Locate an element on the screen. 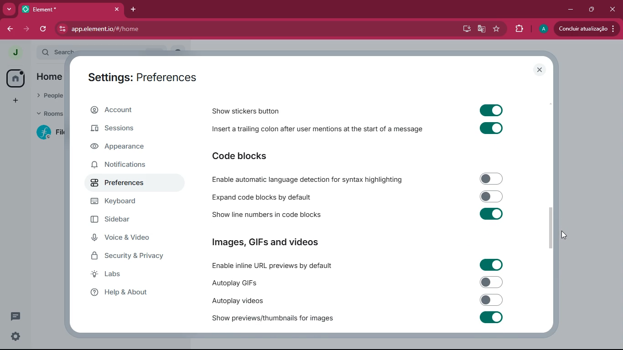   is located at coordinates (491, 129).